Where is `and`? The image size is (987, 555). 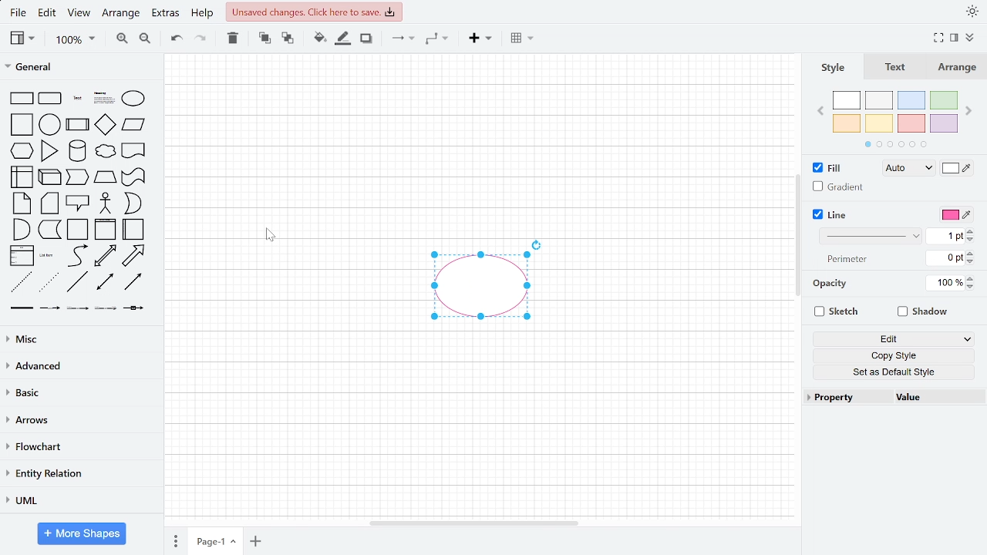
and is located at coordinates (23, 228).